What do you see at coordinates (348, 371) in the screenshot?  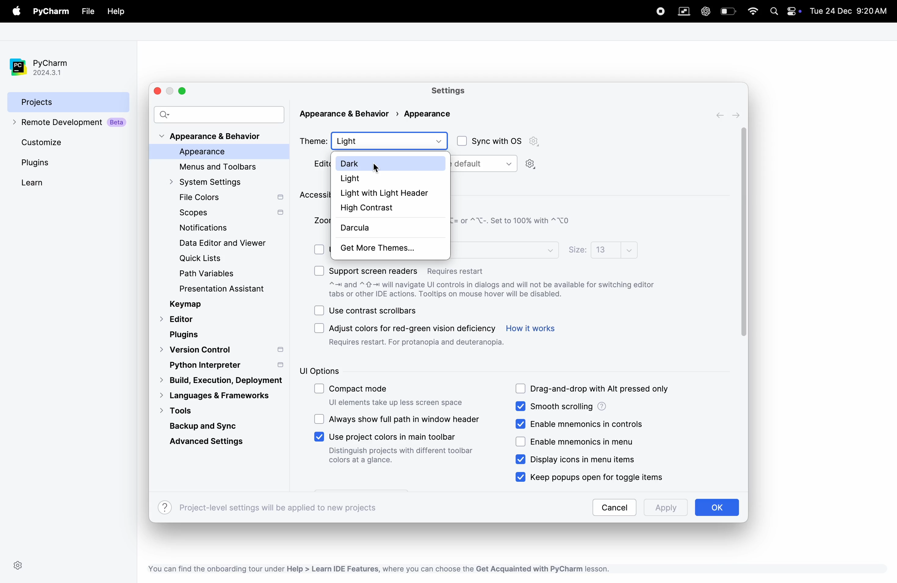 I see `Ui options` at bounding box center [348, 371].